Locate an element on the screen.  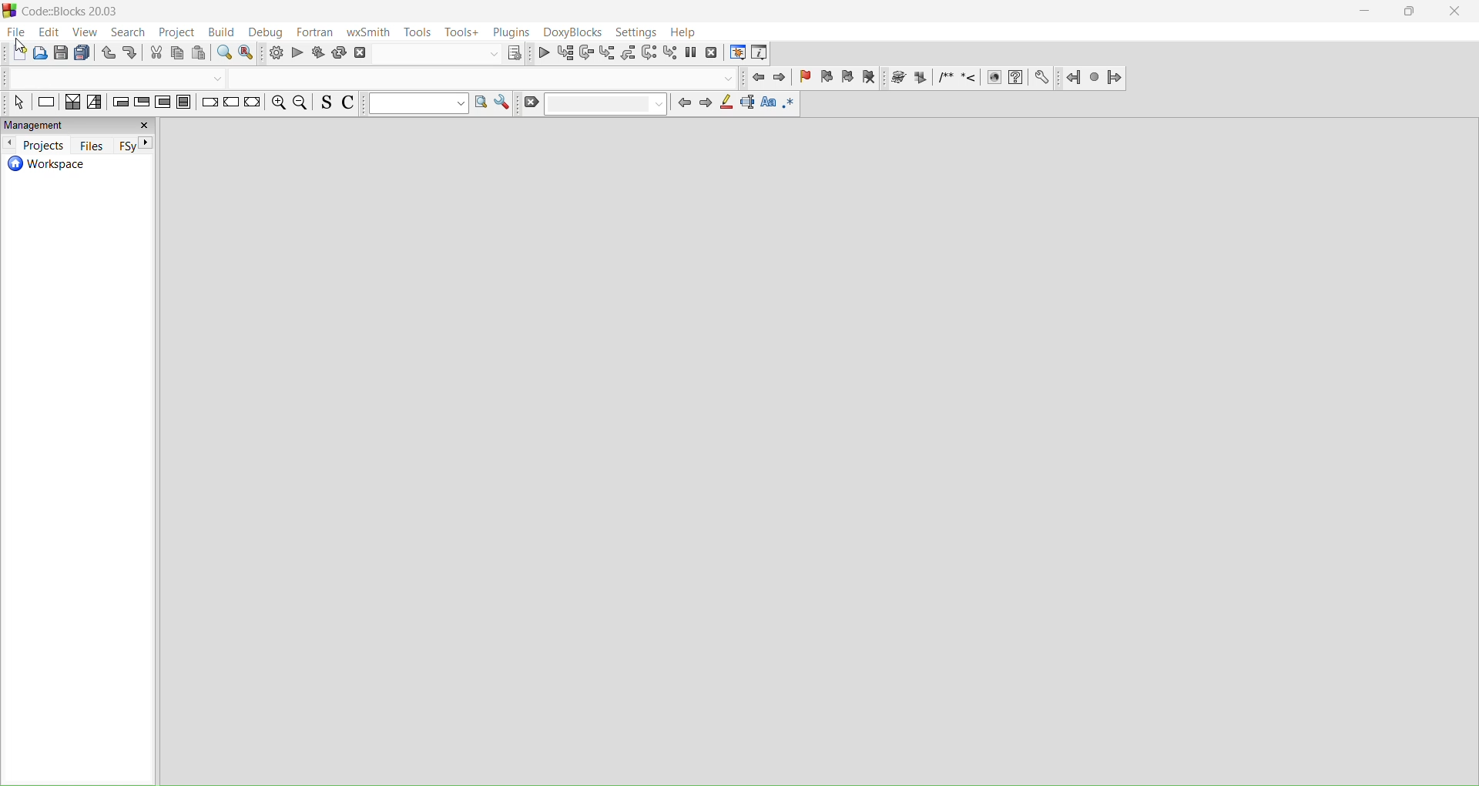
build is located at coordinates (227, 34).